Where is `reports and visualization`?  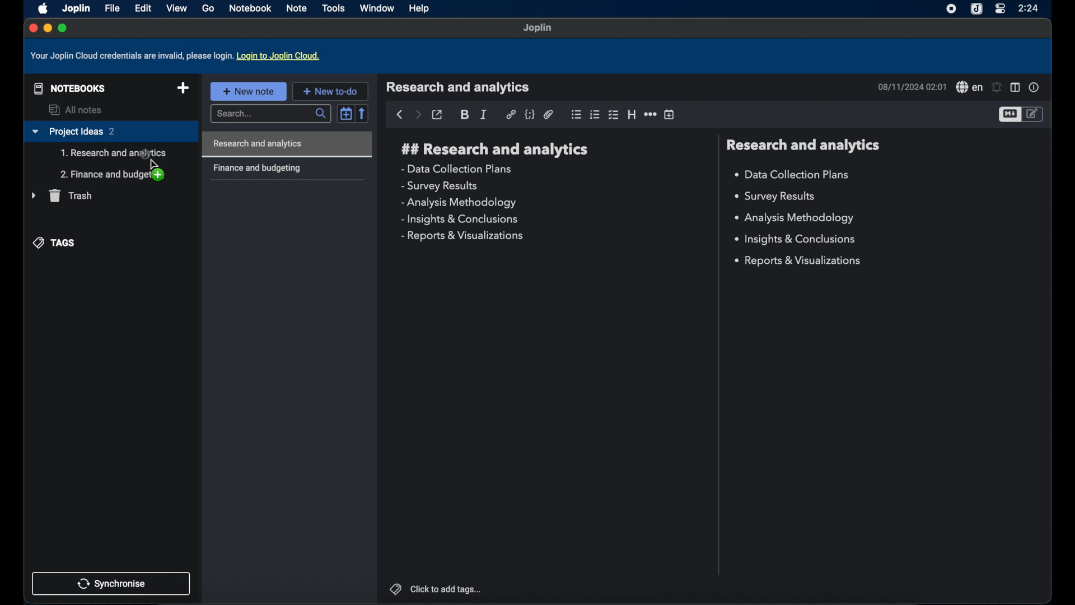
reports and visualization is located at coordinates (800, 261).